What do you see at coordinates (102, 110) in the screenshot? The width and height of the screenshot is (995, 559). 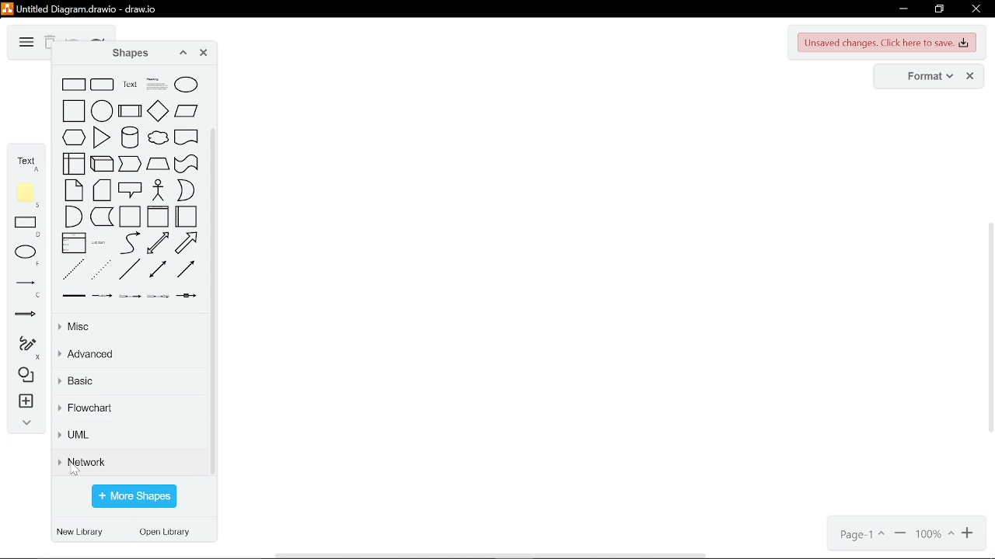 I see `circle` at bounding box center [102, 110].